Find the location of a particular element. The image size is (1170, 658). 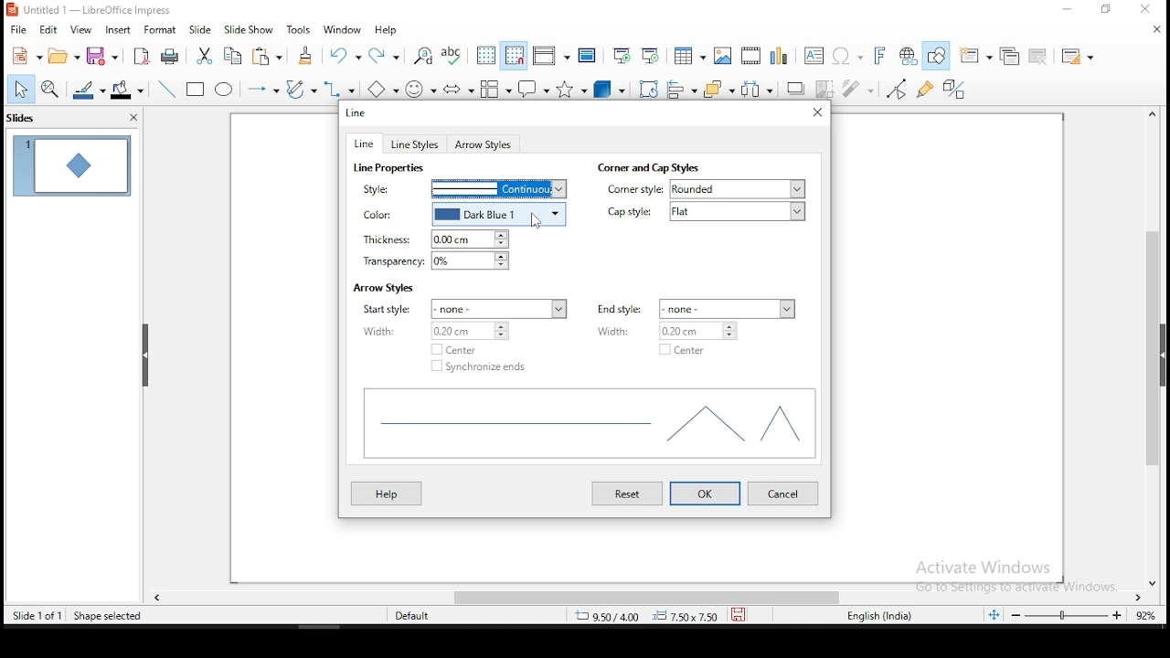

insert is located at coordinates (116, 29).